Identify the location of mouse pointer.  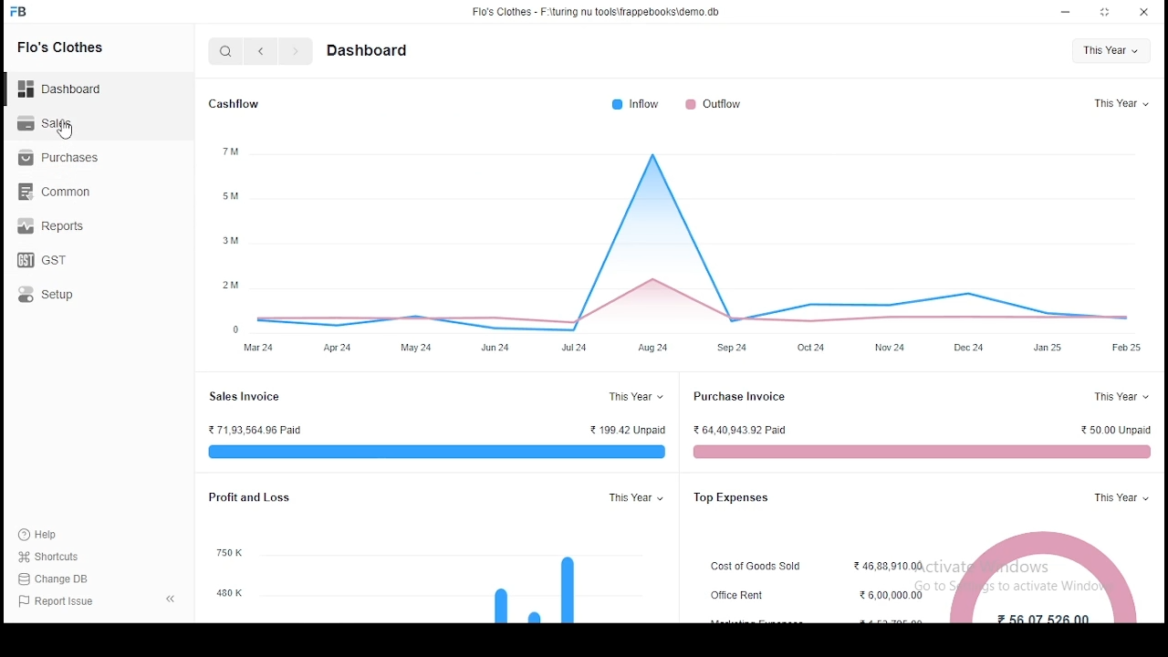
(67, 132).